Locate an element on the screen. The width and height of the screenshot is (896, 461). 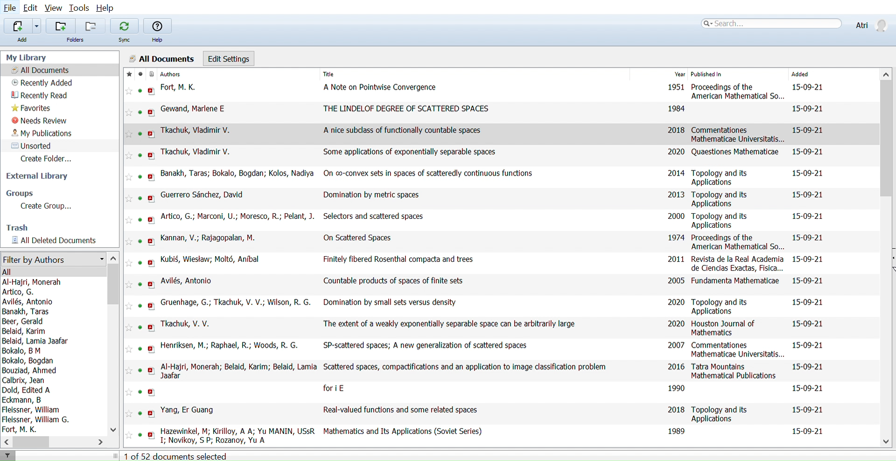
15-09-21 is located at coordinates (810, 88).